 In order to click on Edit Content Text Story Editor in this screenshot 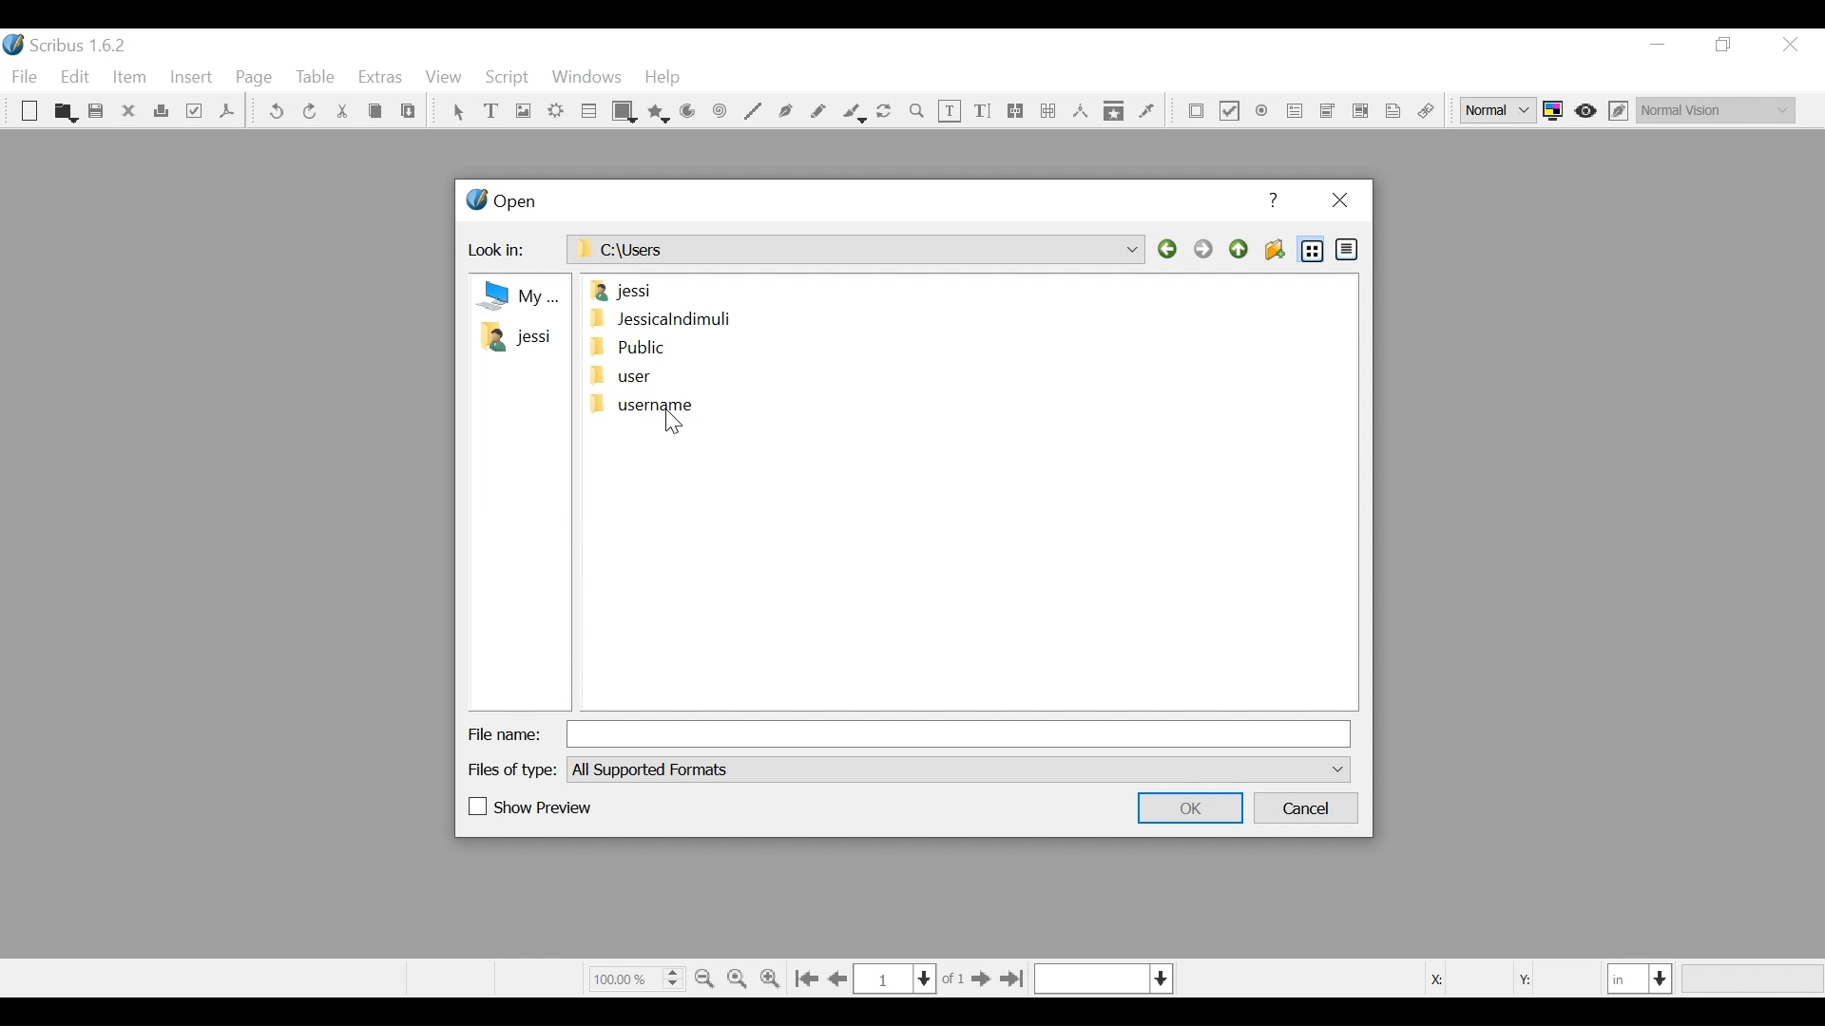, I will do `click(982, 111)`.